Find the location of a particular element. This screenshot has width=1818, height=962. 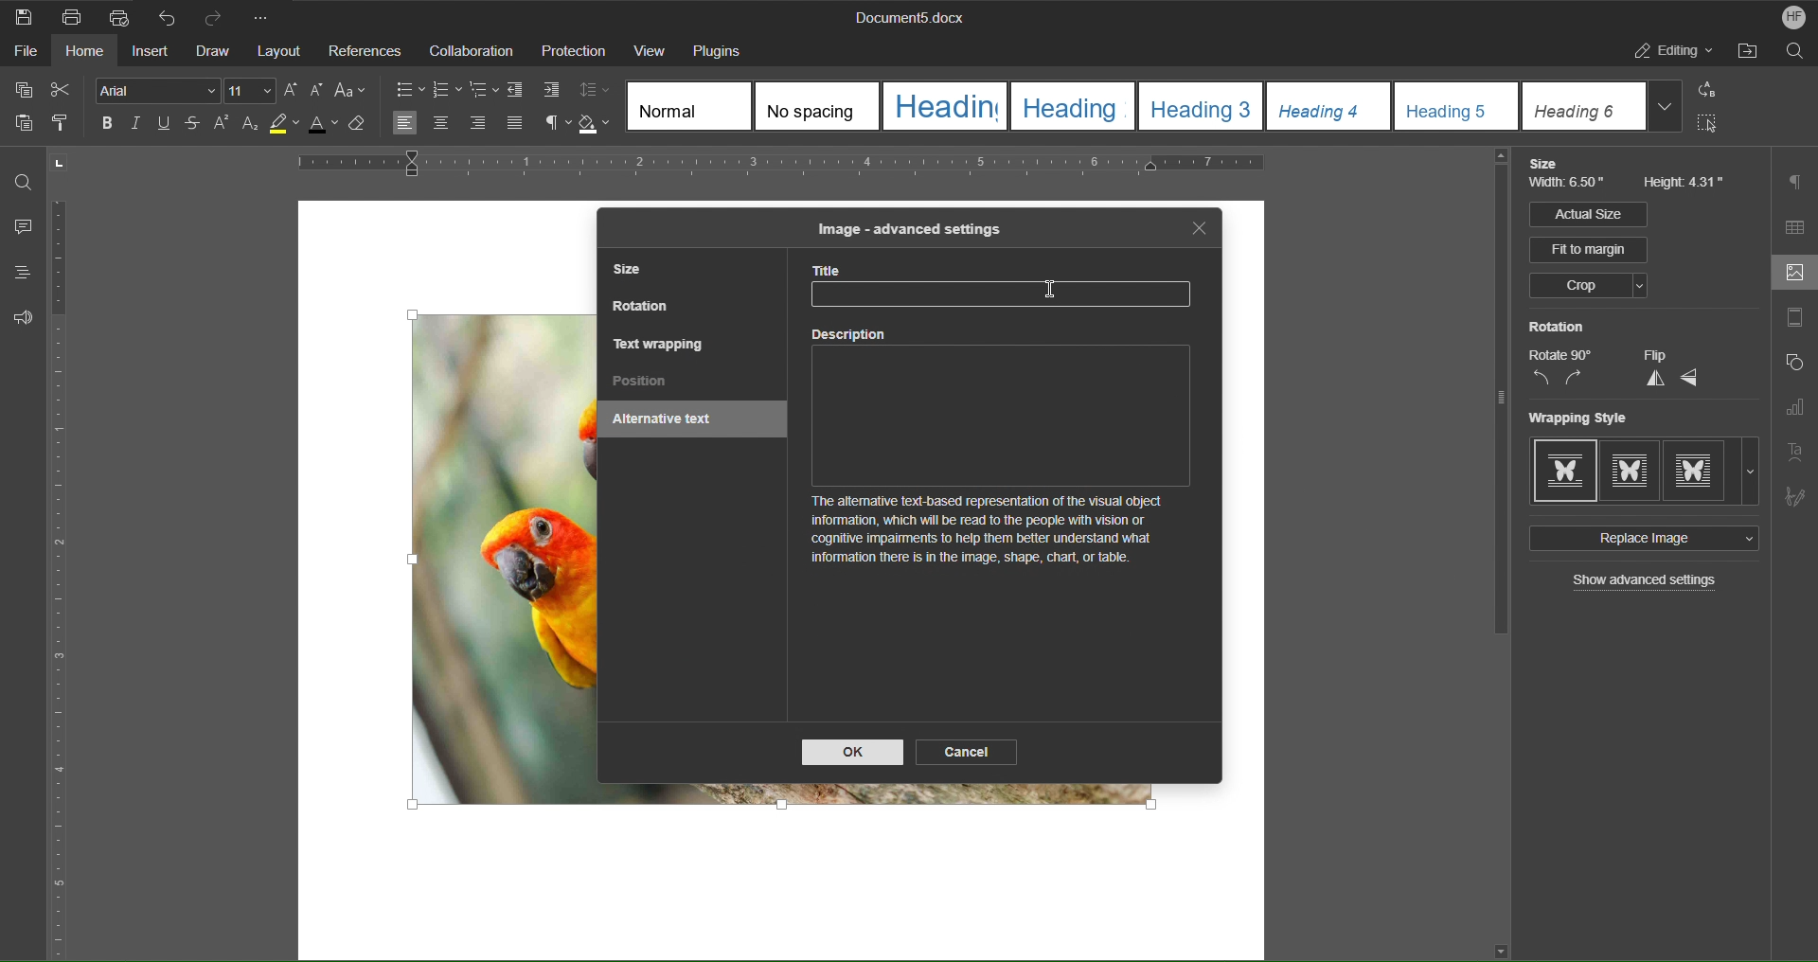

Bold is located at coordinates (104, 122).